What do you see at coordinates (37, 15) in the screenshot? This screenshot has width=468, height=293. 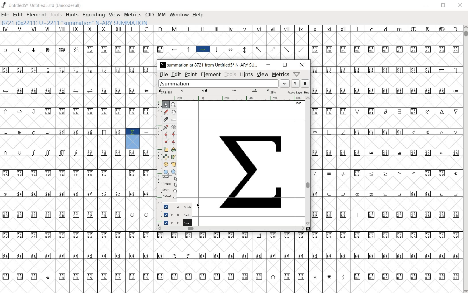 I see `ELEMENT` at bounding box center [37, 15].